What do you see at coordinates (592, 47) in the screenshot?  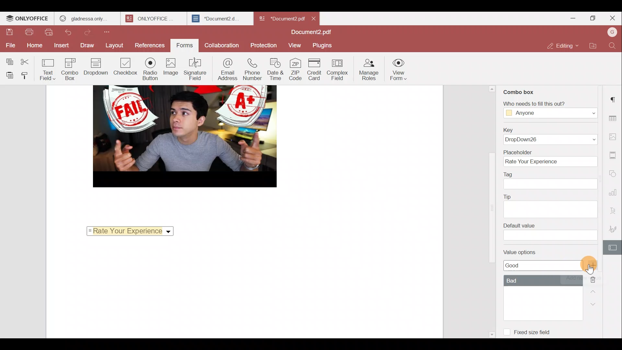 I see `Open file location` at bounding box center [592, 47].